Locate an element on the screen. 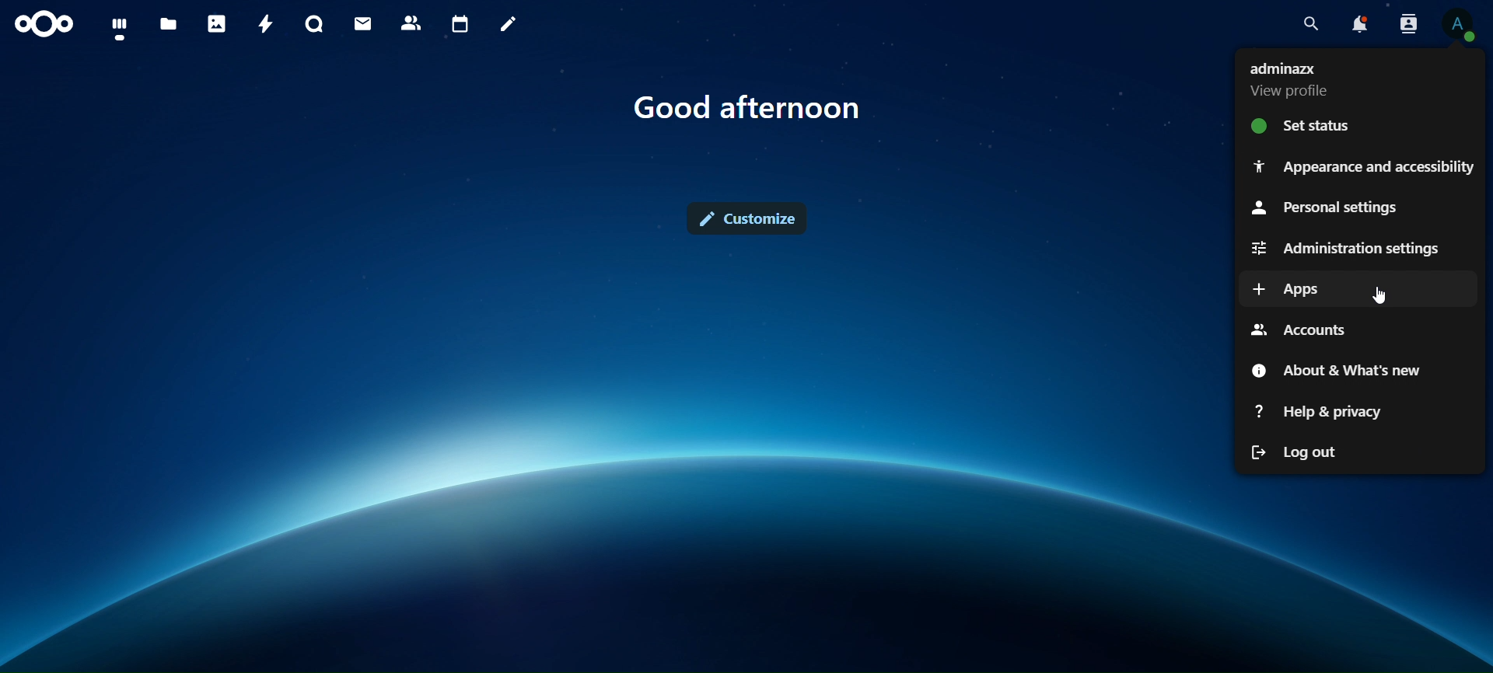  view profile is located at coordinates (1460, 26).